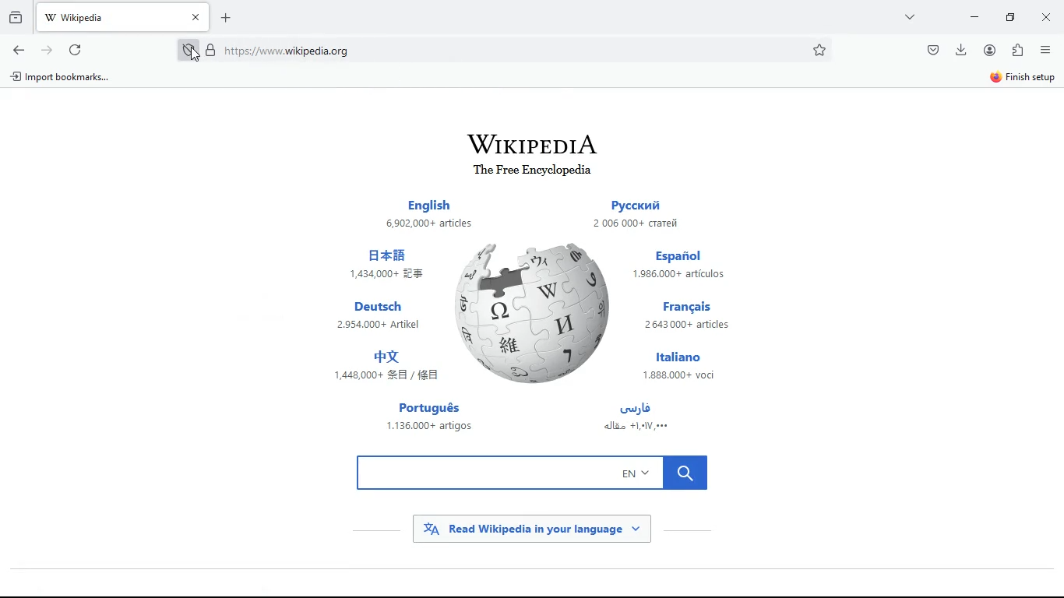 Image resolution: width=1064 pixels, height=598 pixels. I want to click on español, so click(684, 266).